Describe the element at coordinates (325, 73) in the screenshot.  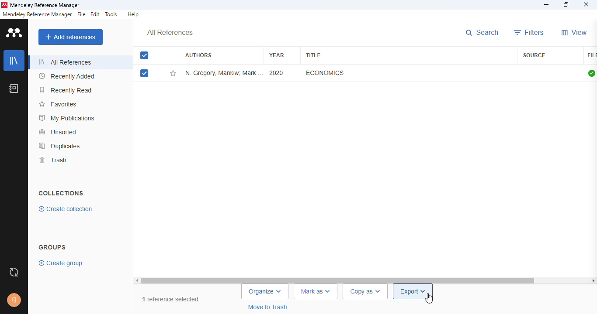
I see `economics` at that location.